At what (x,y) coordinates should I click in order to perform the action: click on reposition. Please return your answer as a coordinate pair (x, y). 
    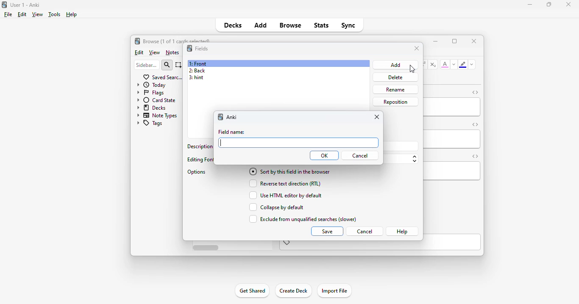
    Looking at the image, I should click on (396, 102).